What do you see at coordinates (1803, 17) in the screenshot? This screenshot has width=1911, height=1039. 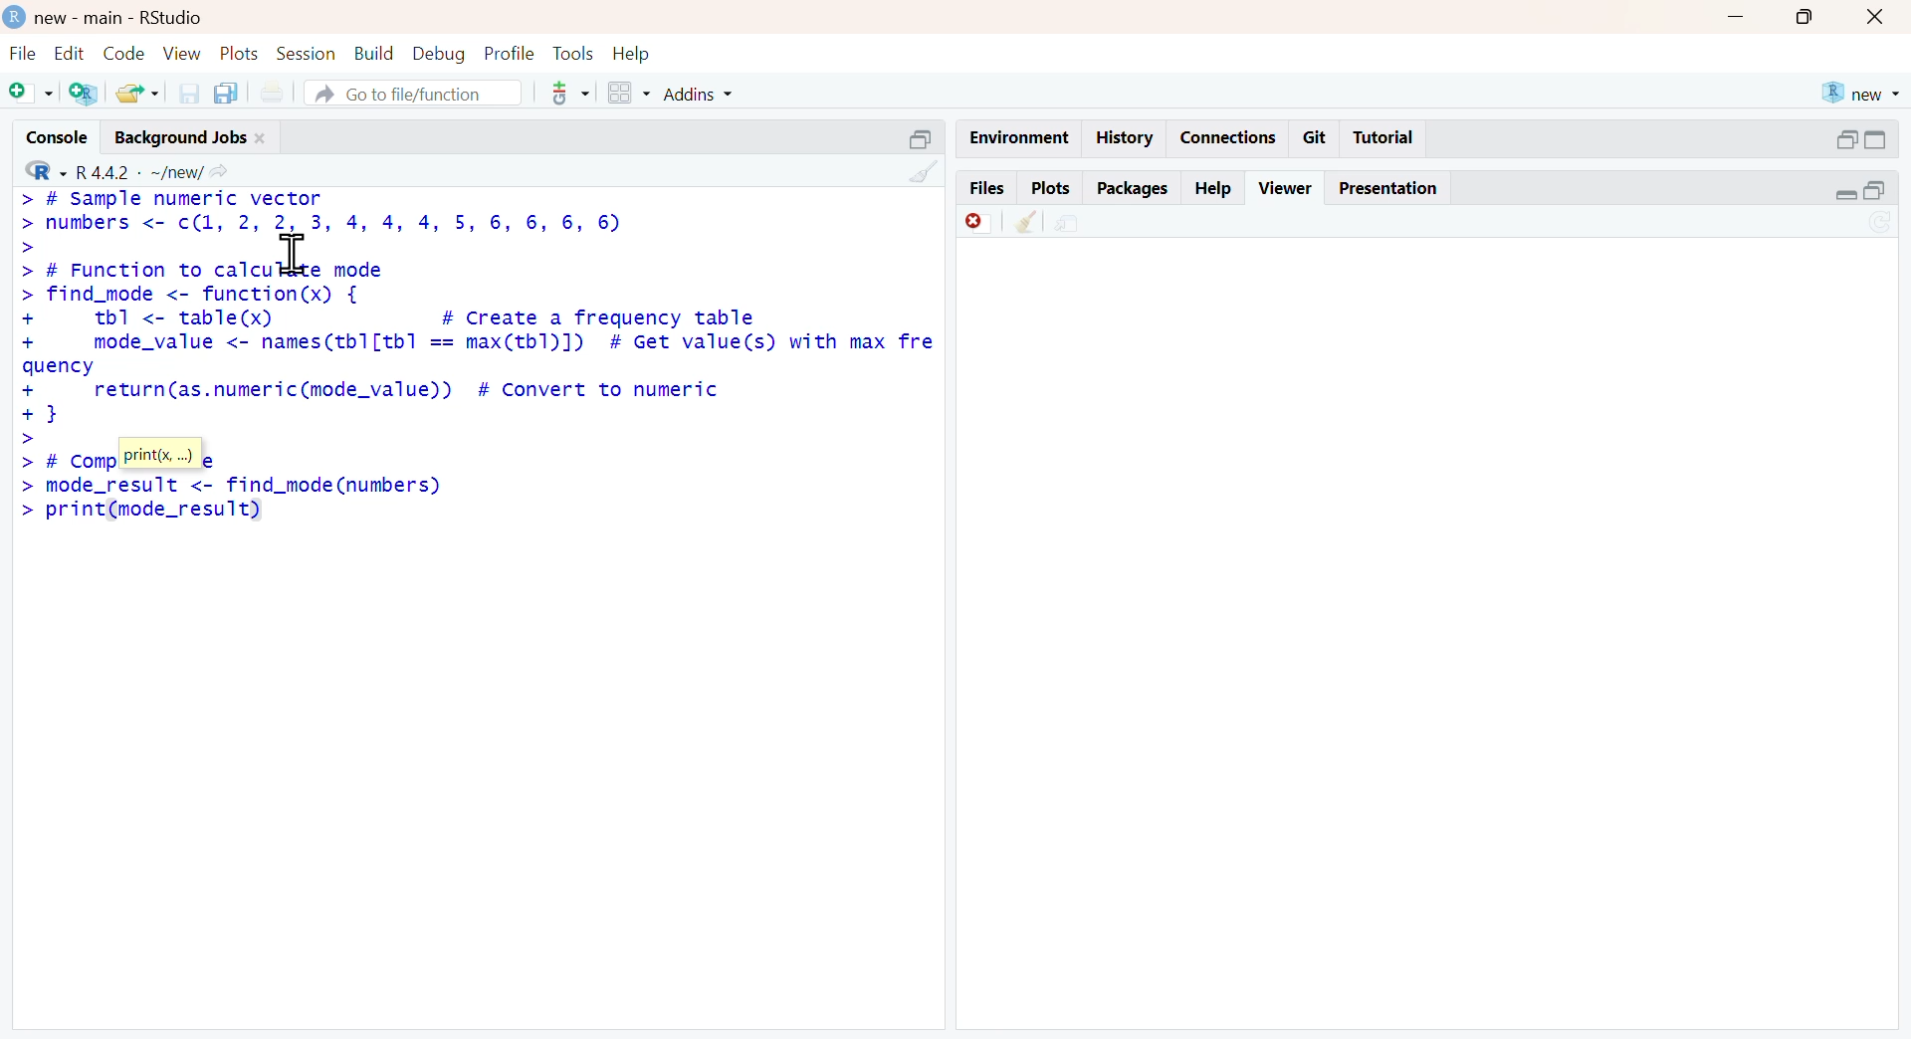 I see `maximise` at bounding box center [1803, 17].